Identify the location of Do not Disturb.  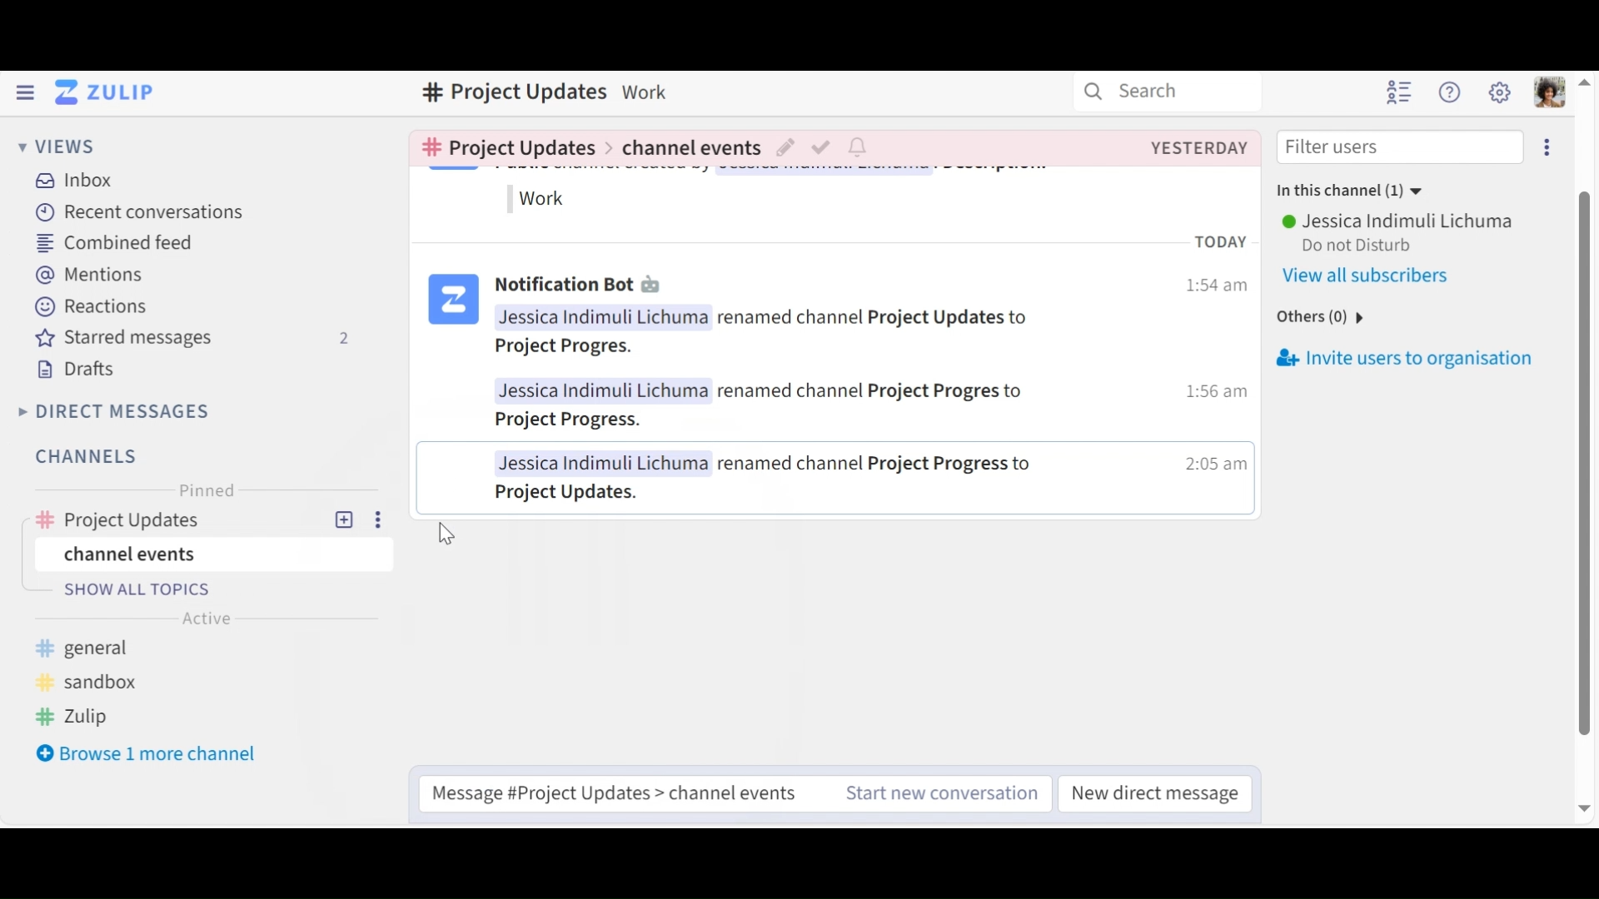
(1367, 245).